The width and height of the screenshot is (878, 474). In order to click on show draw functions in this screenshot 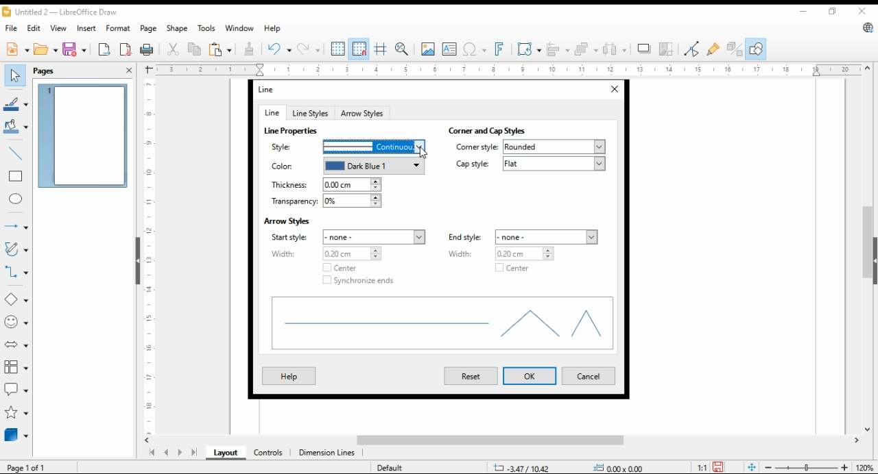, I will do `click(755, 49)`.